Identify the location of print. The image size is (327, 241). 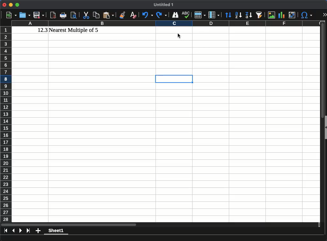
(63, 15).